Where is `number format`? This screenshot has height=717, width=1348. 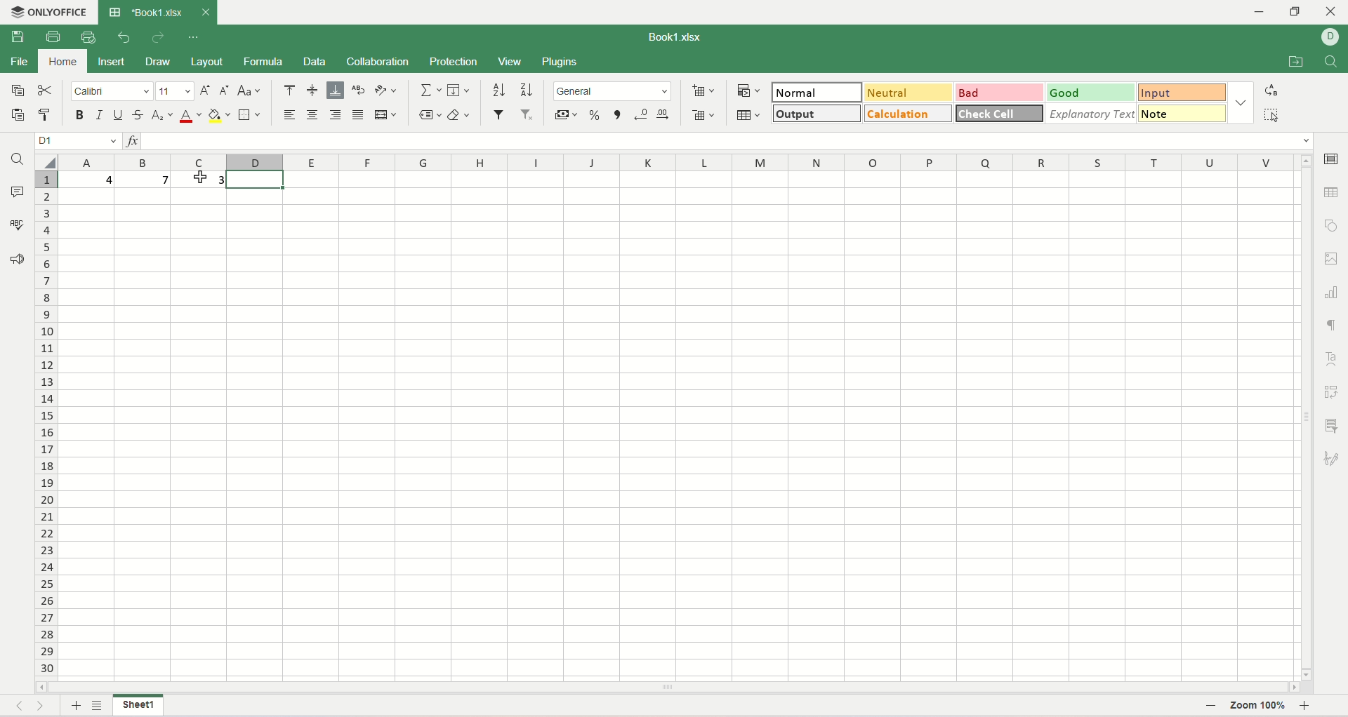 number format is located at coordinates (612, 91).